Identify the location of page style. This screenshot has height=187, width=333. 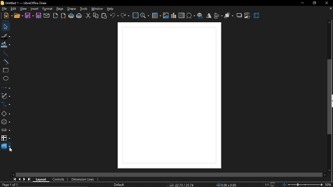
(119, 185).